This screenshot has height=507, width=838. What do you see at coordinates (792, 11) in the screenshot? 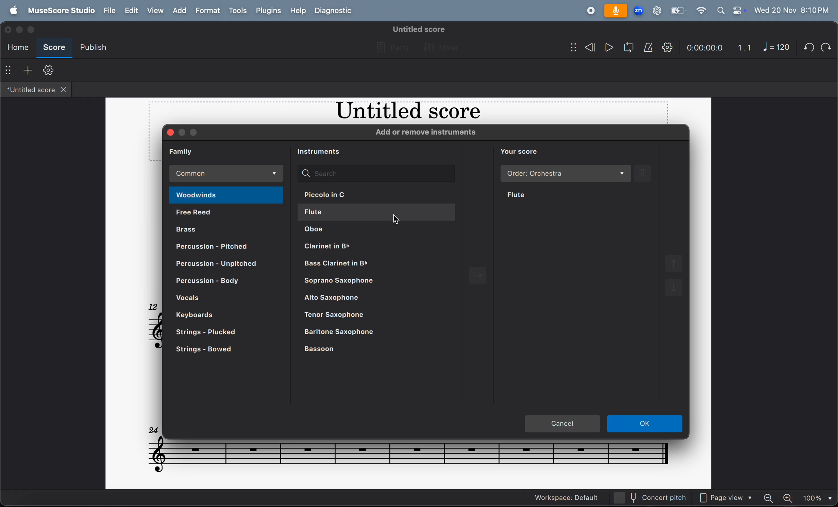
I see `date and time` at bounding box center [792, 11].